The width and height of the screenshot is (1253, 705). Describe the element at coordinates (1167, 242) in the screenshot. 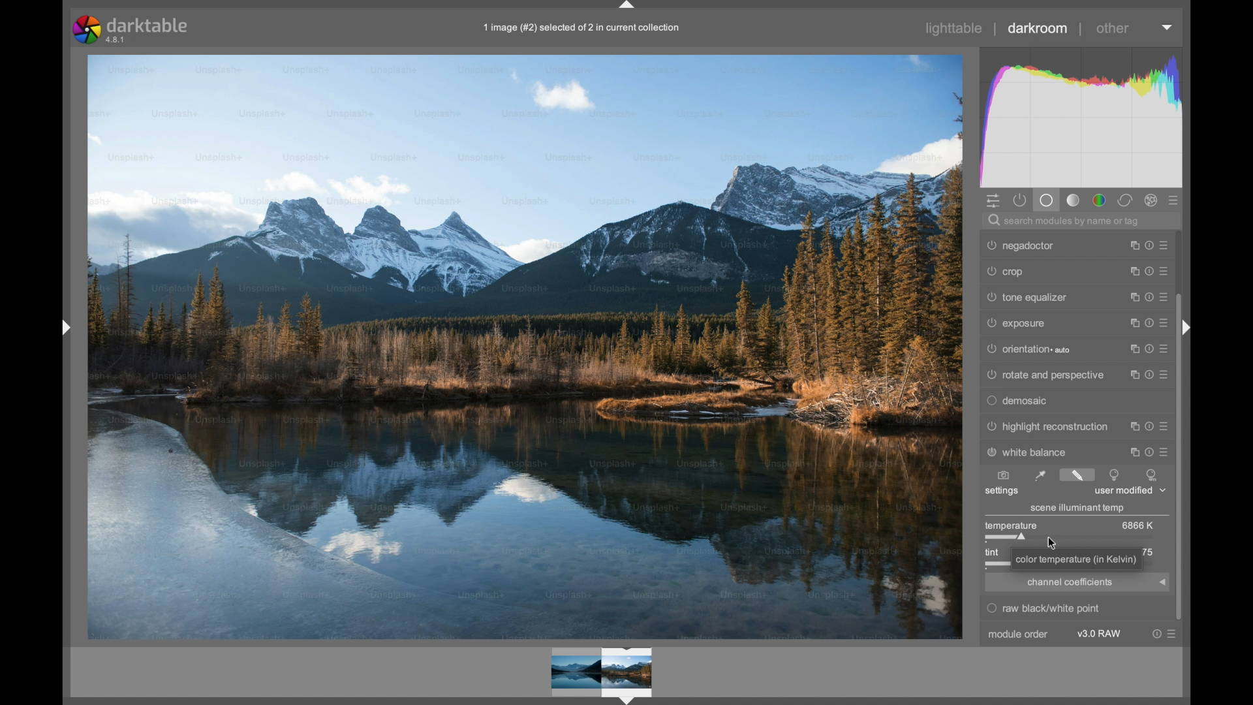

I see `presets` at that location.